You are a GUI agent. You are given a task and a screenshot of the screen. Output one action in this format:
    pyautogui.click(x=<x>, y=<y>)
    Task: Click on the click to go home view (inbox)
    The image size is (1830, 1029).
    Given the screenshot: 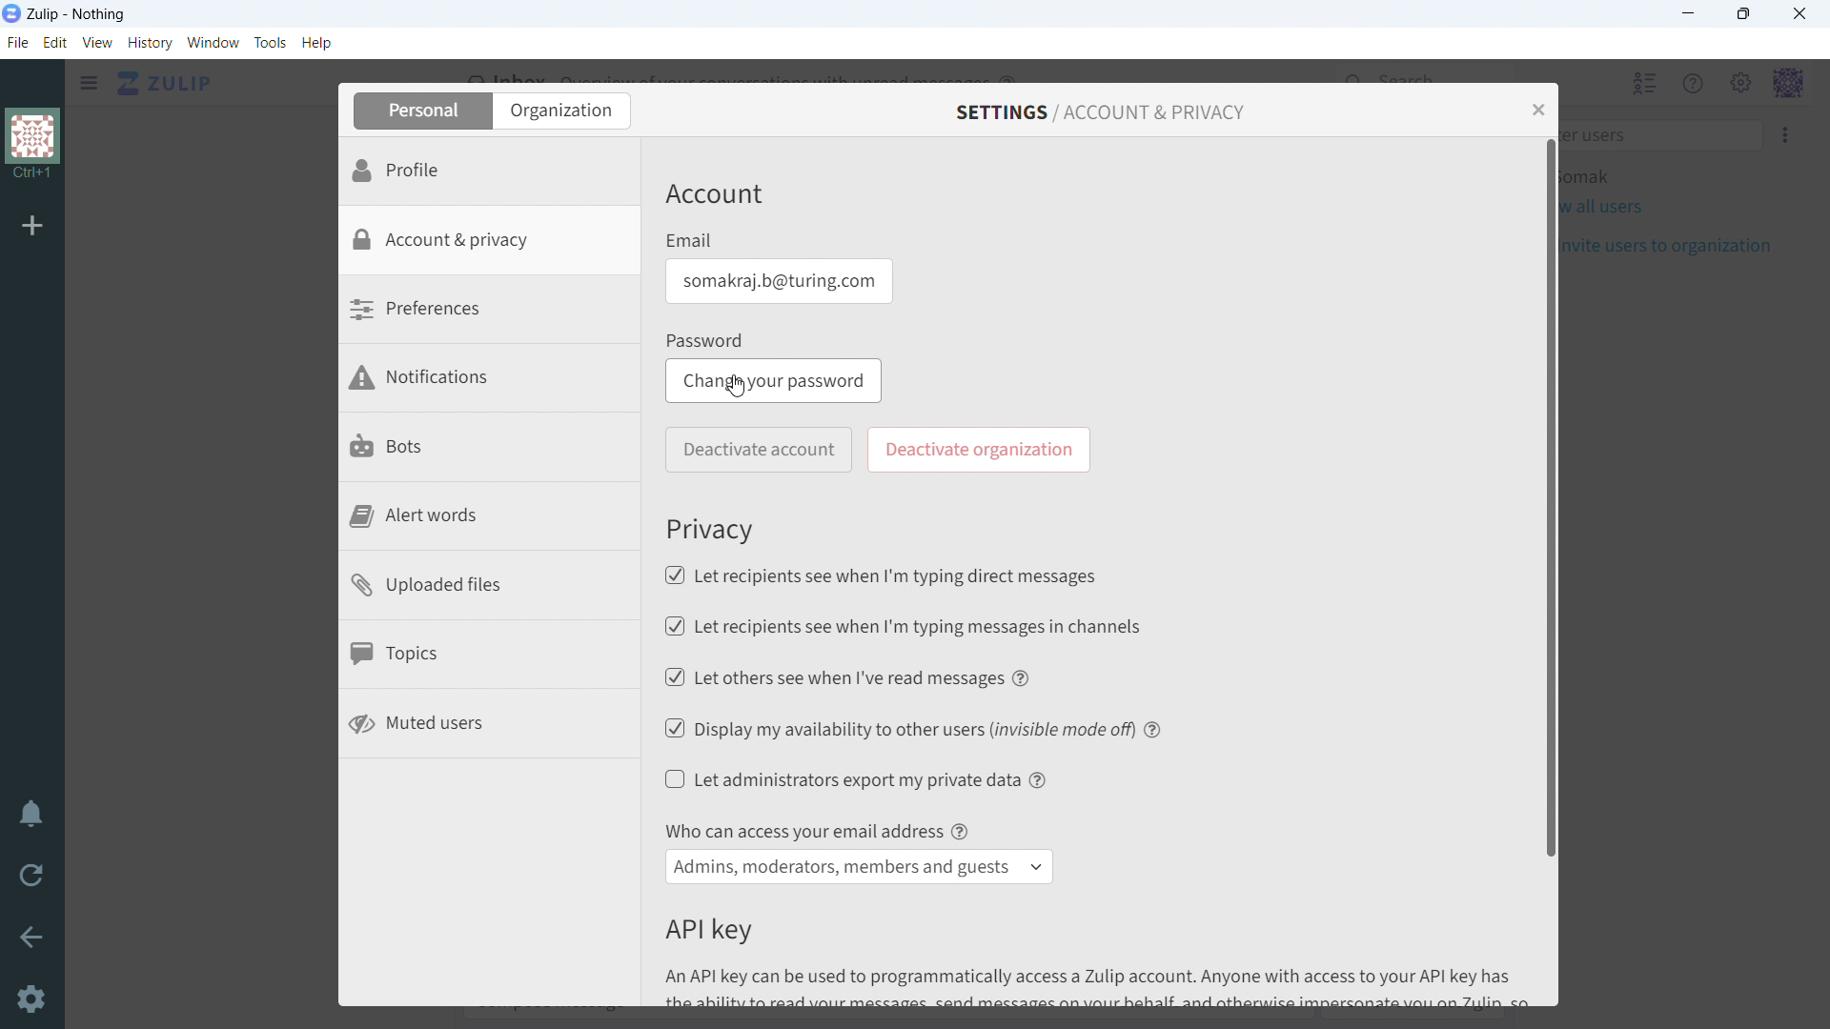 What is the action you would take?
    pyautogui.click(x=166, y=82)
    